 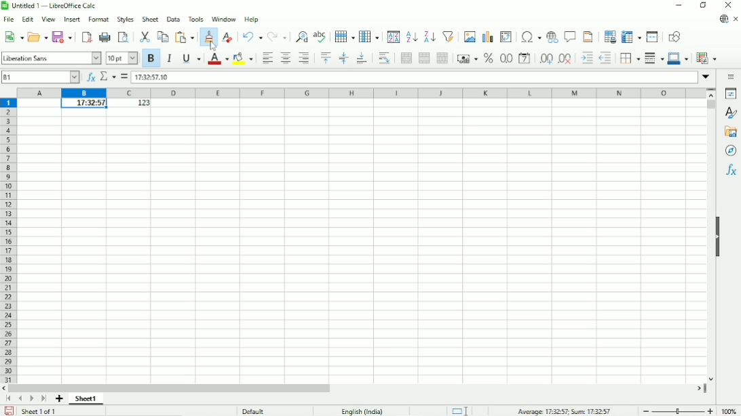 What do you see at coordinates (679, 59) in the screenshot?
I see `Border color` at bounding box center [679, 59].